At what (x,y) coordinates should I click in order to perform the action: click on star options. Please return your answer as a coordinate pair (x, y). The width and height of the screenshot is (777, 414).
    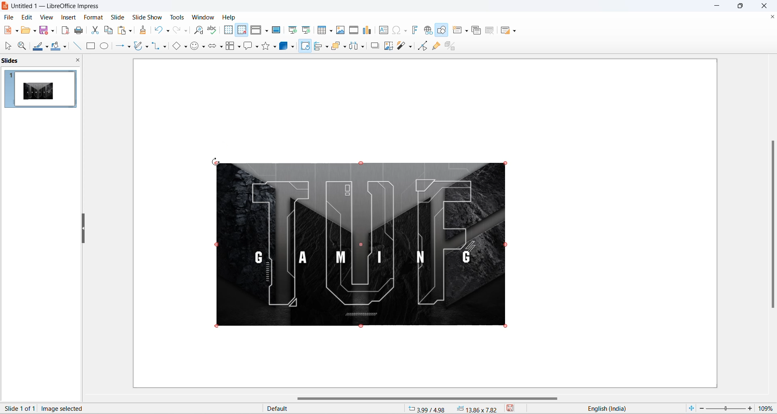
    Looking at the image, I should click on (276, 47).